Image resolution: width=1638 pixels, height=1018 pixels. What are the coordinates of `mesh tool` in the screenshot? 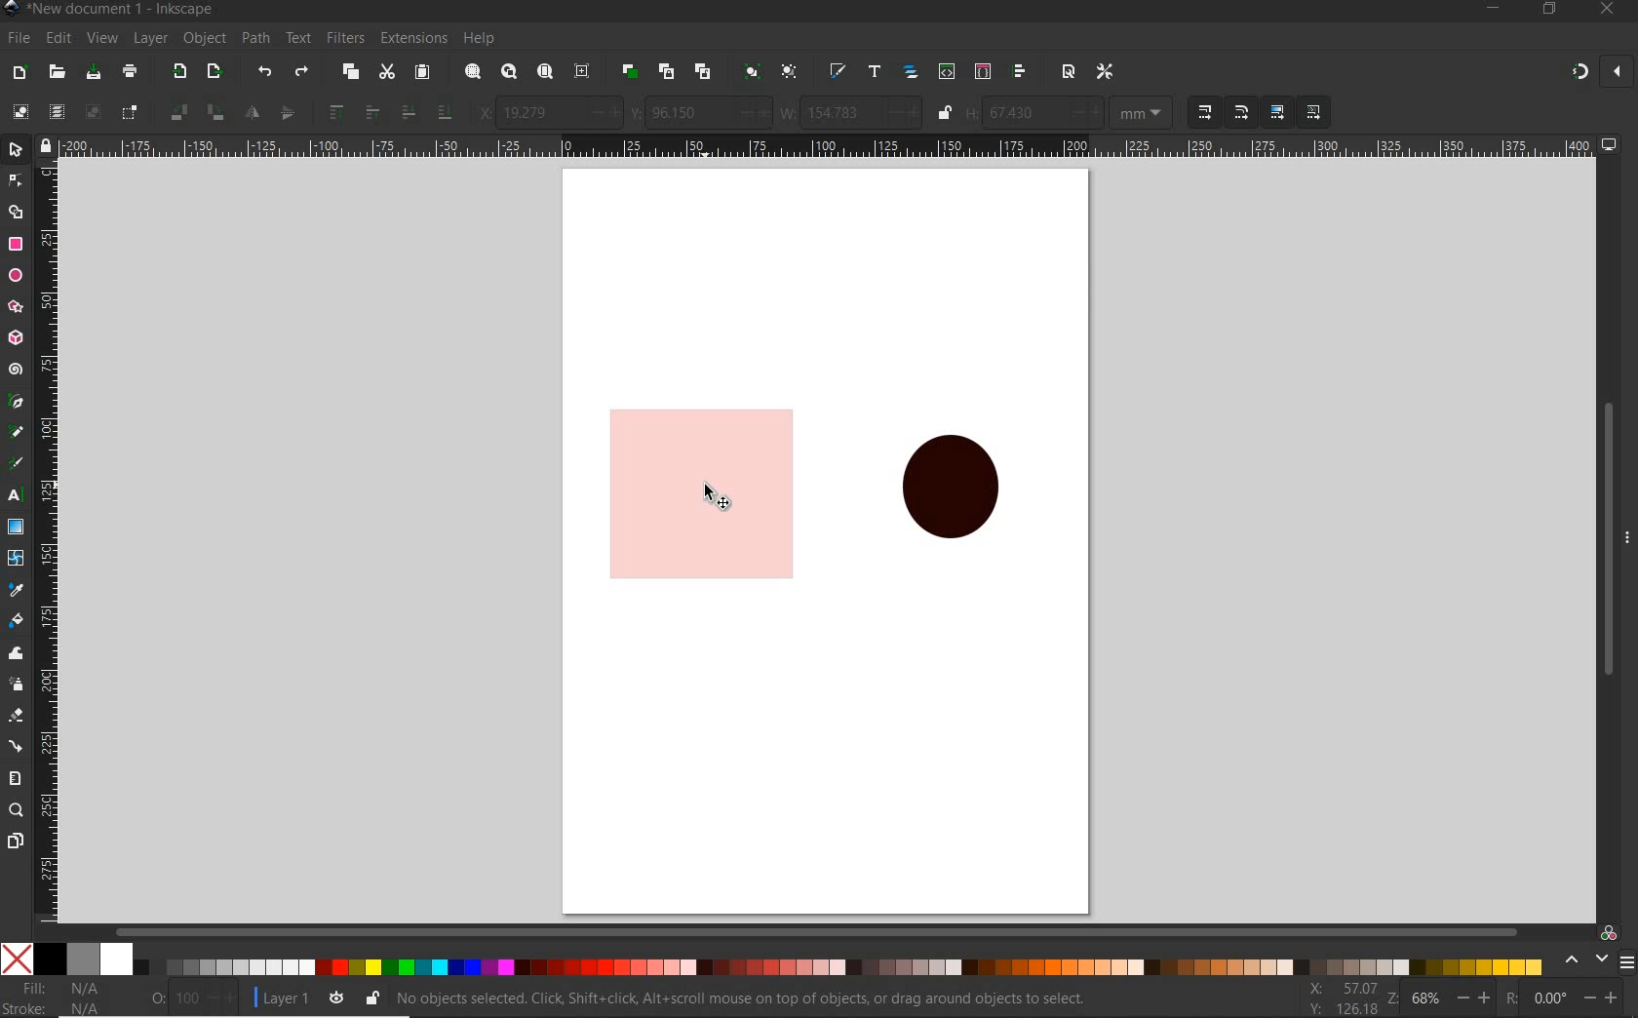 It's located at (16, 558).